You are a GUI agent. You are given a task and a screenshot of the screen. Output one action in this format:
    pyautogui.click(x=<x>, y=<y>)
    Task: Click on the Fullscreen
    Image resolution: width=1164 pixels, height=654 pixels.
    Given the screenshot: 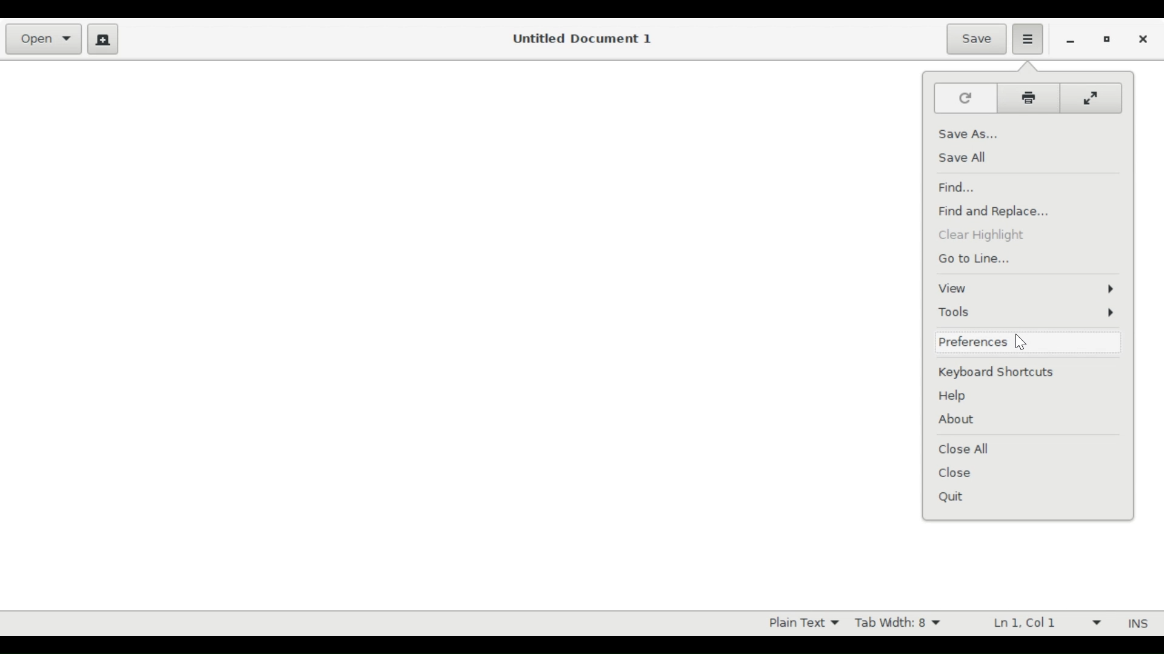 What is the action you would take?
    pyautogui.click(x=1093, y=97)
    